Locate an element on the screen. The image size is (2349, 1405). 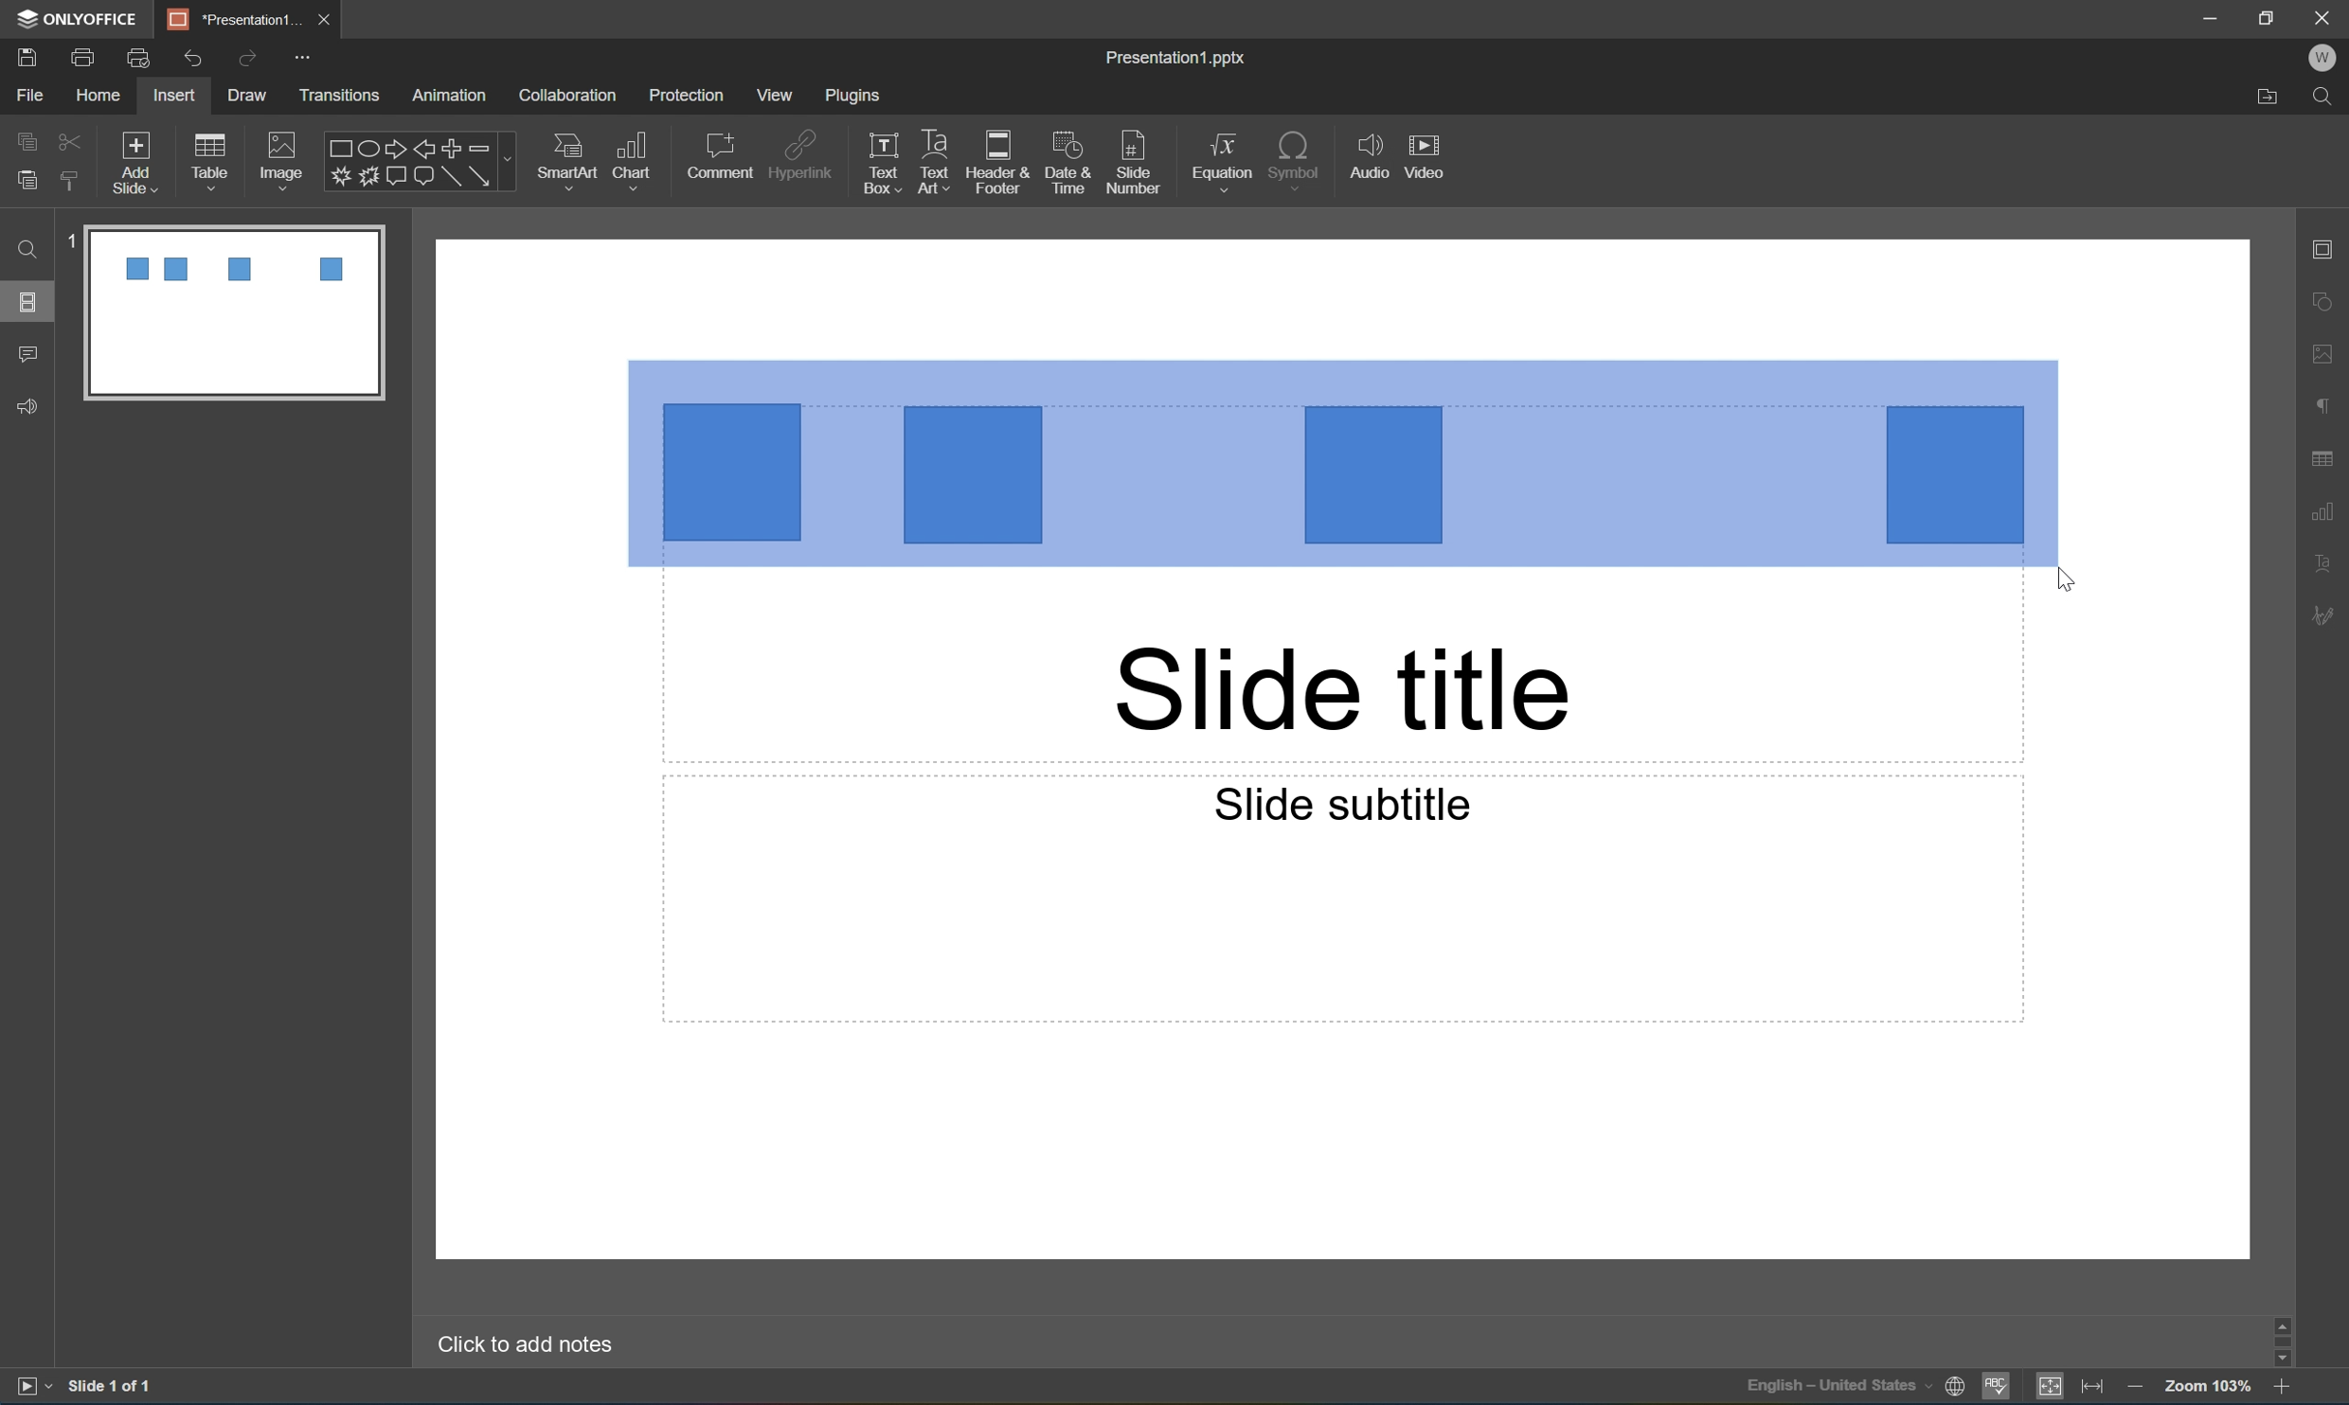
comments is located at coordinates (27, 354).